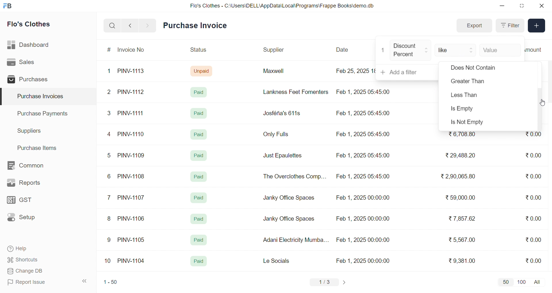 The height and width of the screenshot is (293, 552). What do you see at coordinates (364, 261) in the screenshot?
I see `Feb 1, 2025 00:00:00` at bounding box center [364, 261].